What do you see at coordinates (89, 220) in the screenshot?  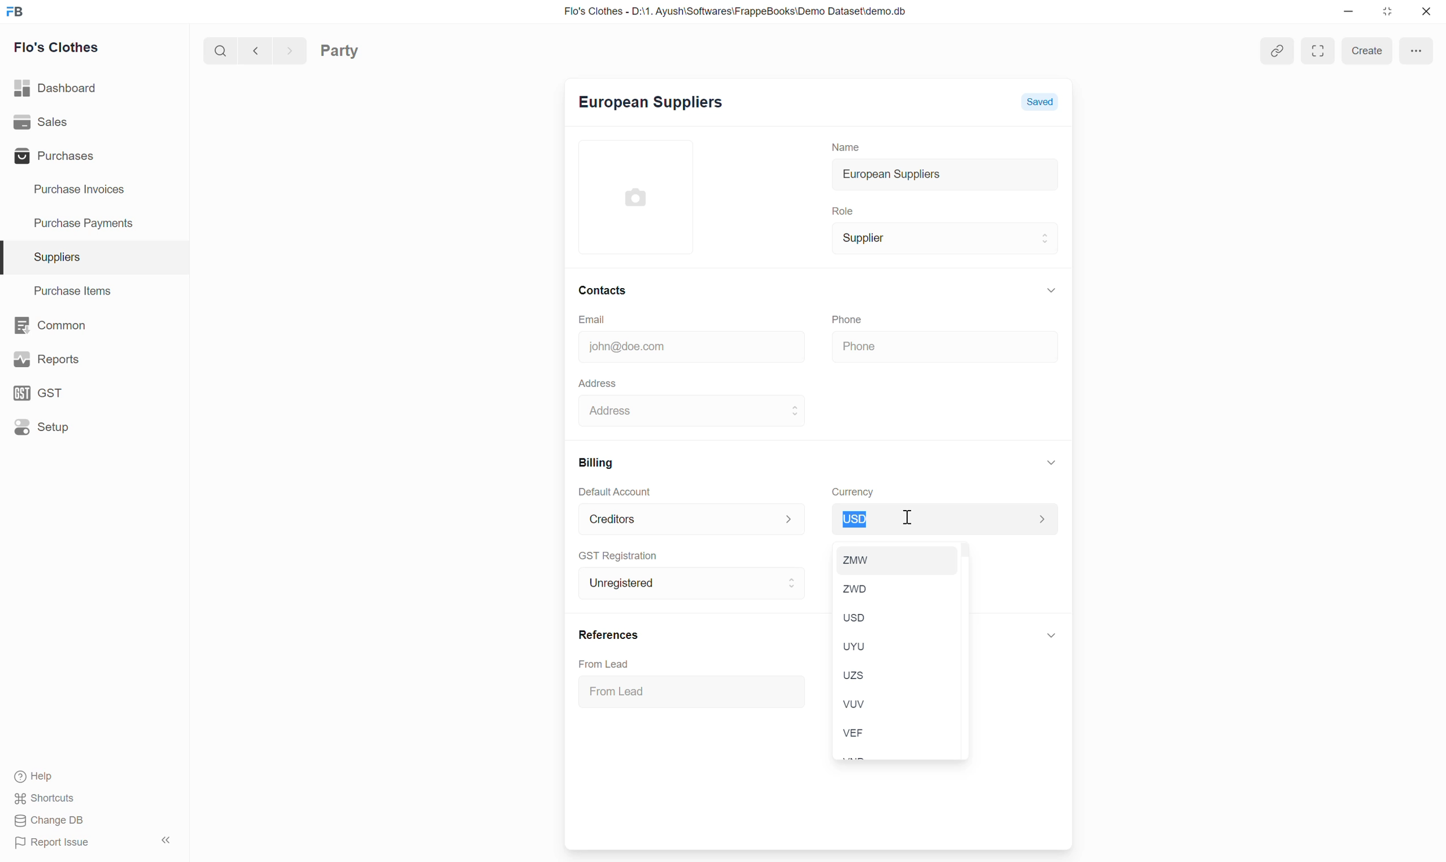 I see `Purchase Payments` at bounding box center [89, 220].